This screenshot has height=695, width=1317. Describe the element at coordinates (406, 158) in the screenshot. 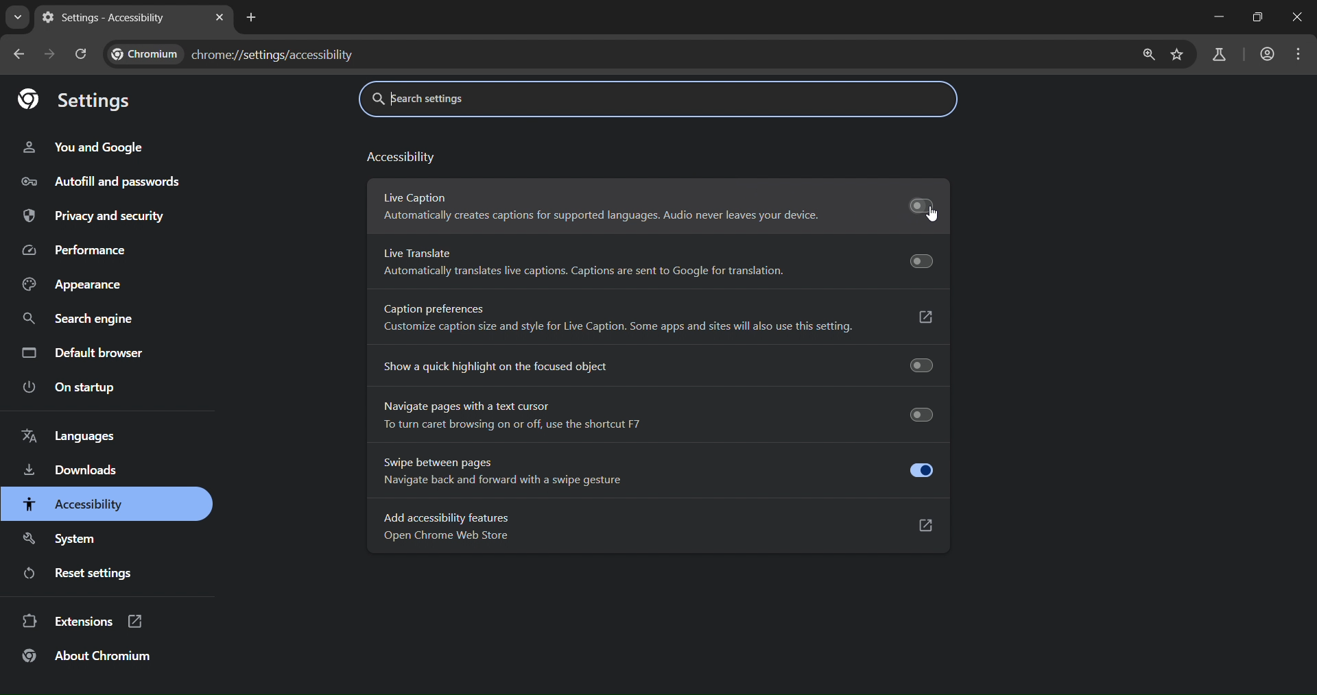

I see `accessibility` at that location.